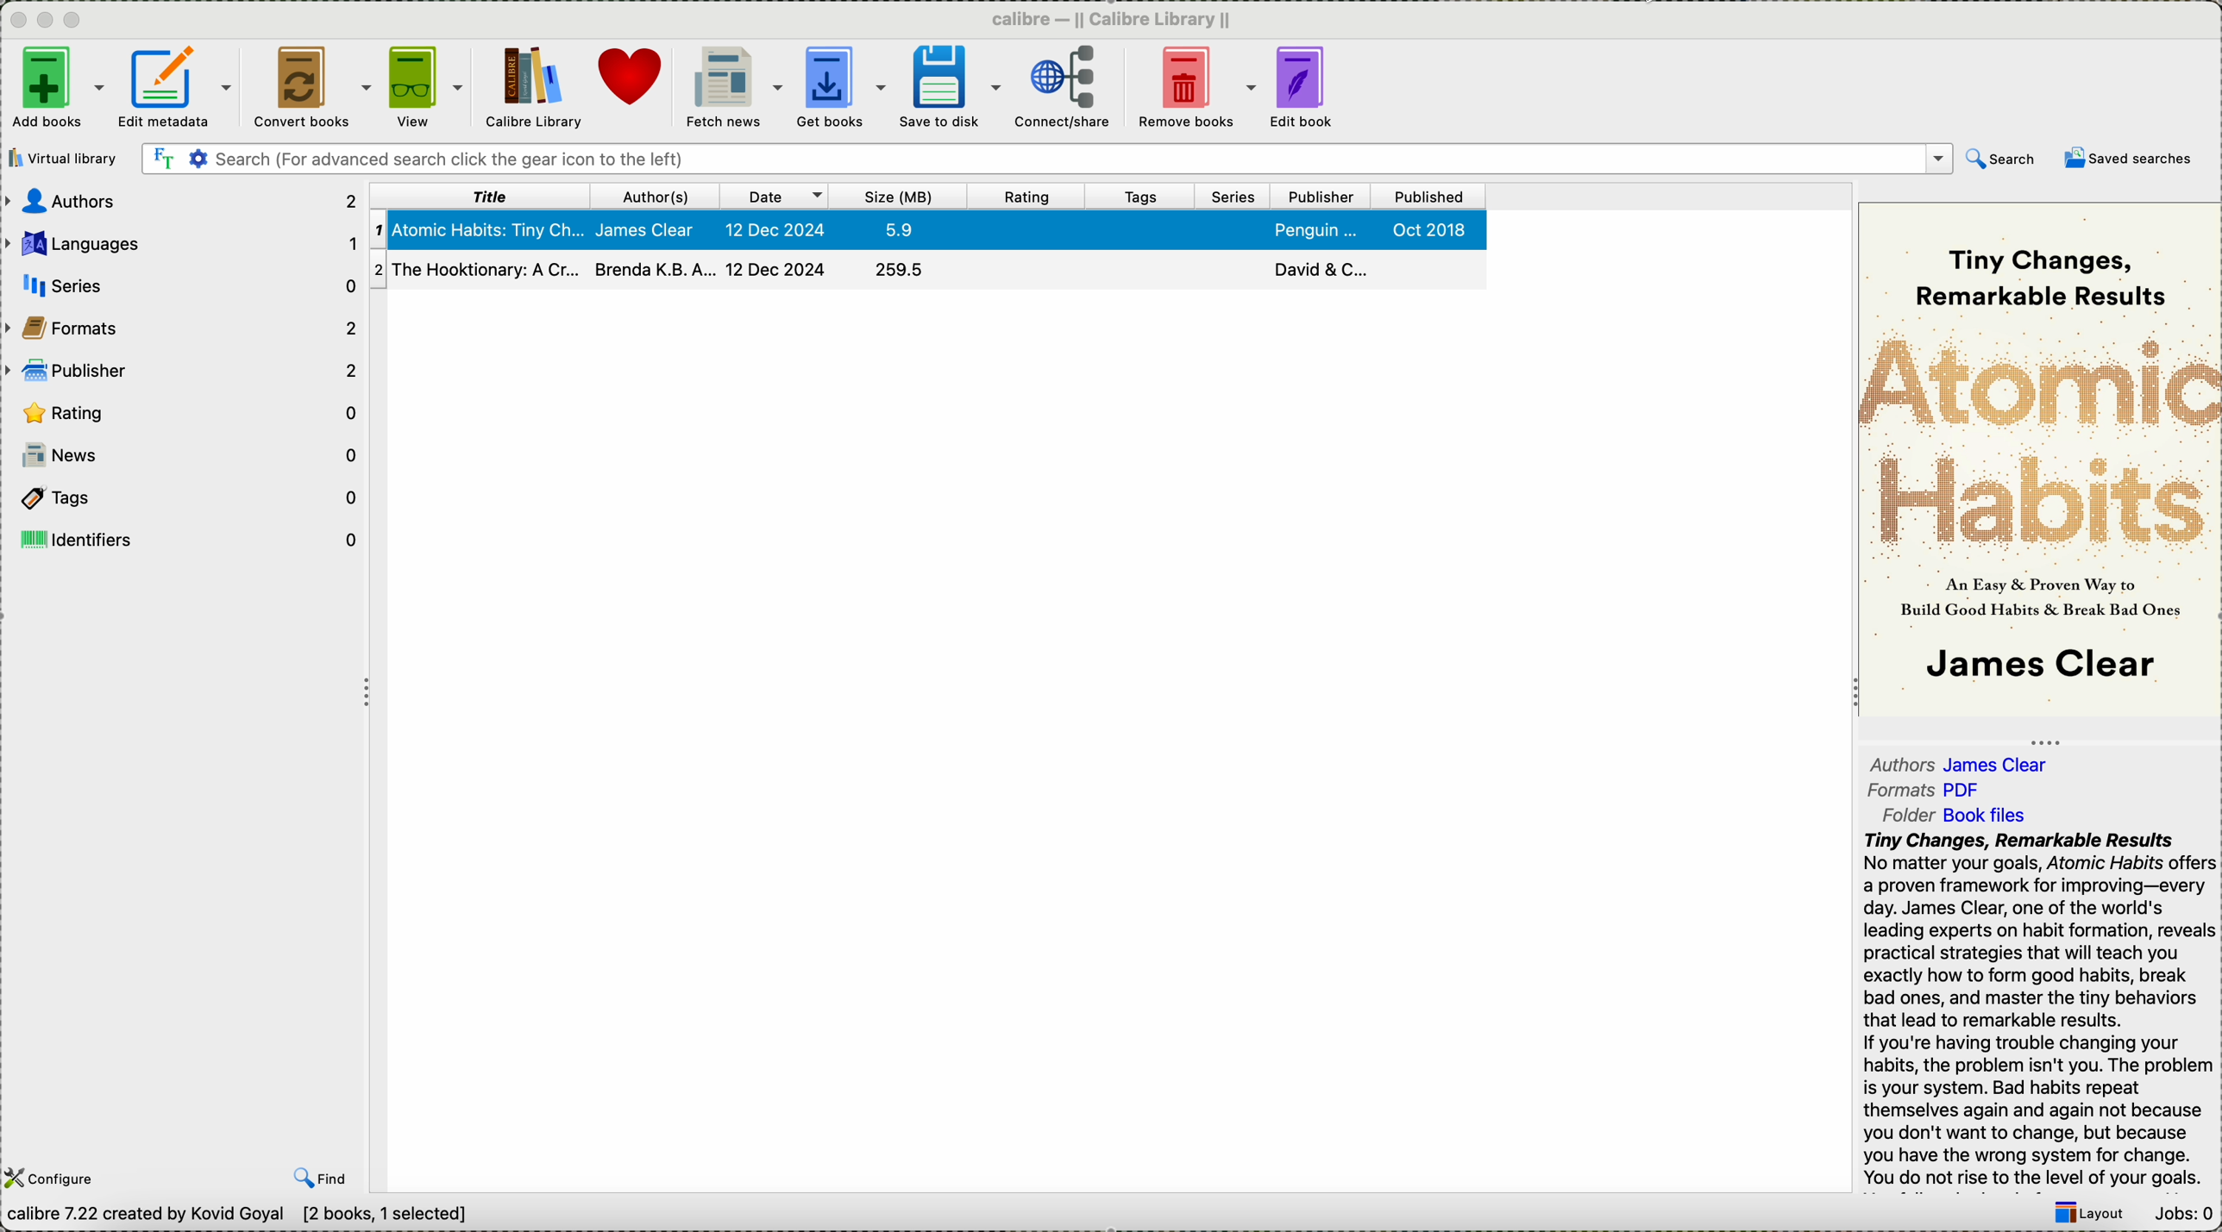 The height and width of the screenshot is (1232, 2222). Describe the element at coordinates (57, 88) in the screenshot. I see `add books` at that location.